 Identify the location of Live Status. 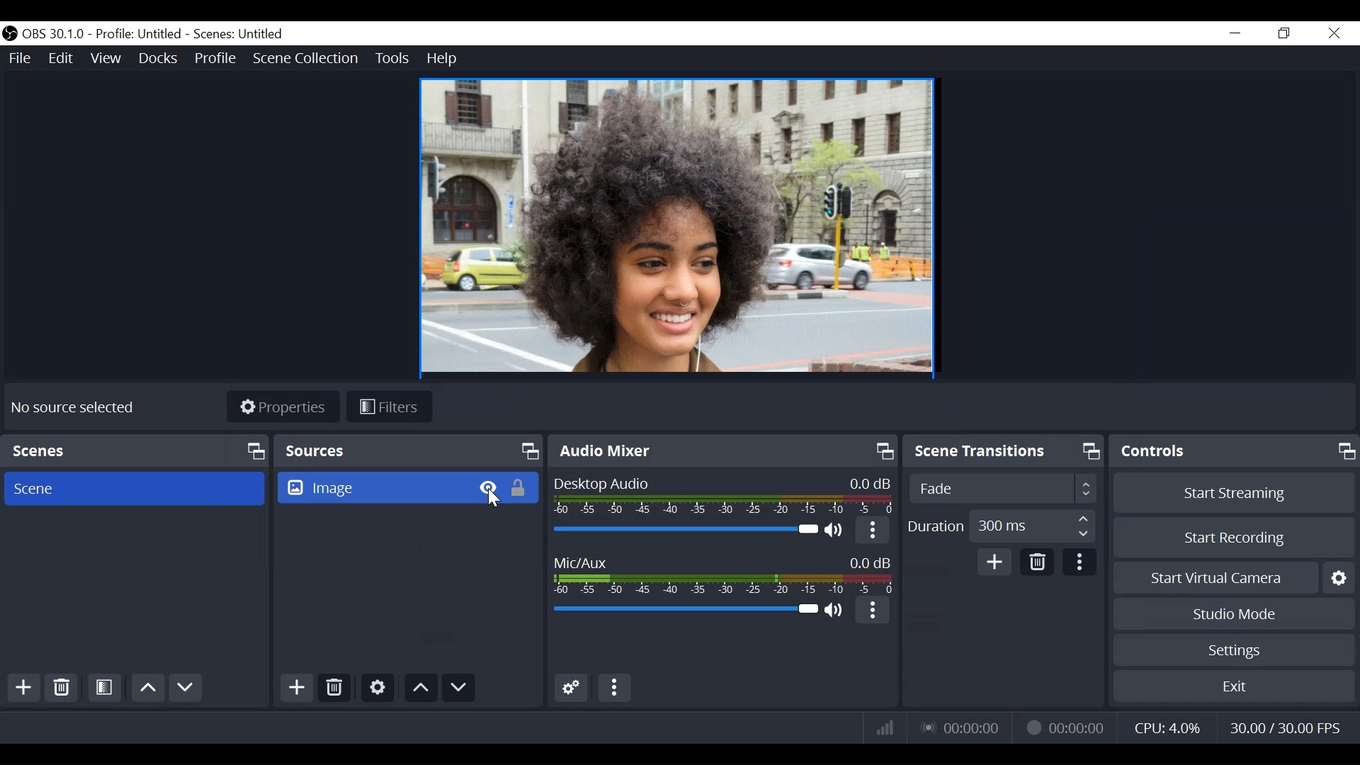
(962, 728).